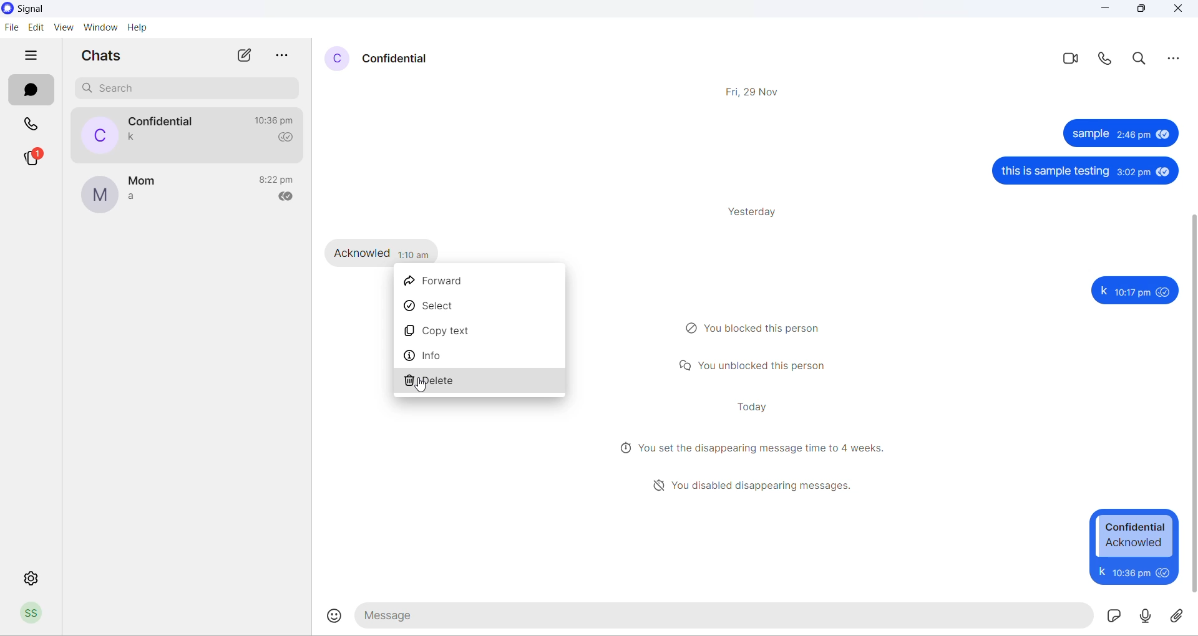 The width and height of the screenshot is (1198, 636). Describe the element at coordinates (1114, 615) in the screenshot. I see `sticker` at that location.